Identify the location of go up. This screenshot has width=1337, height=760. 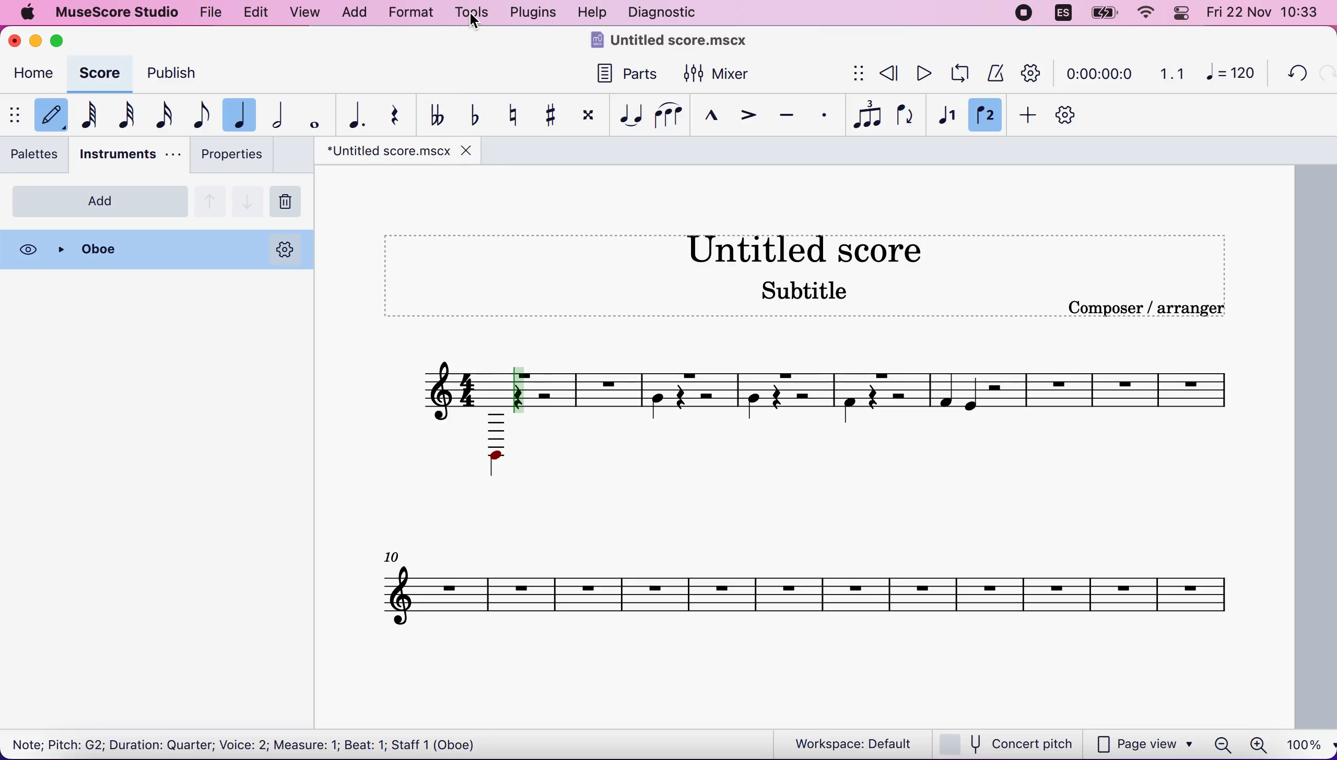
(210, 200).